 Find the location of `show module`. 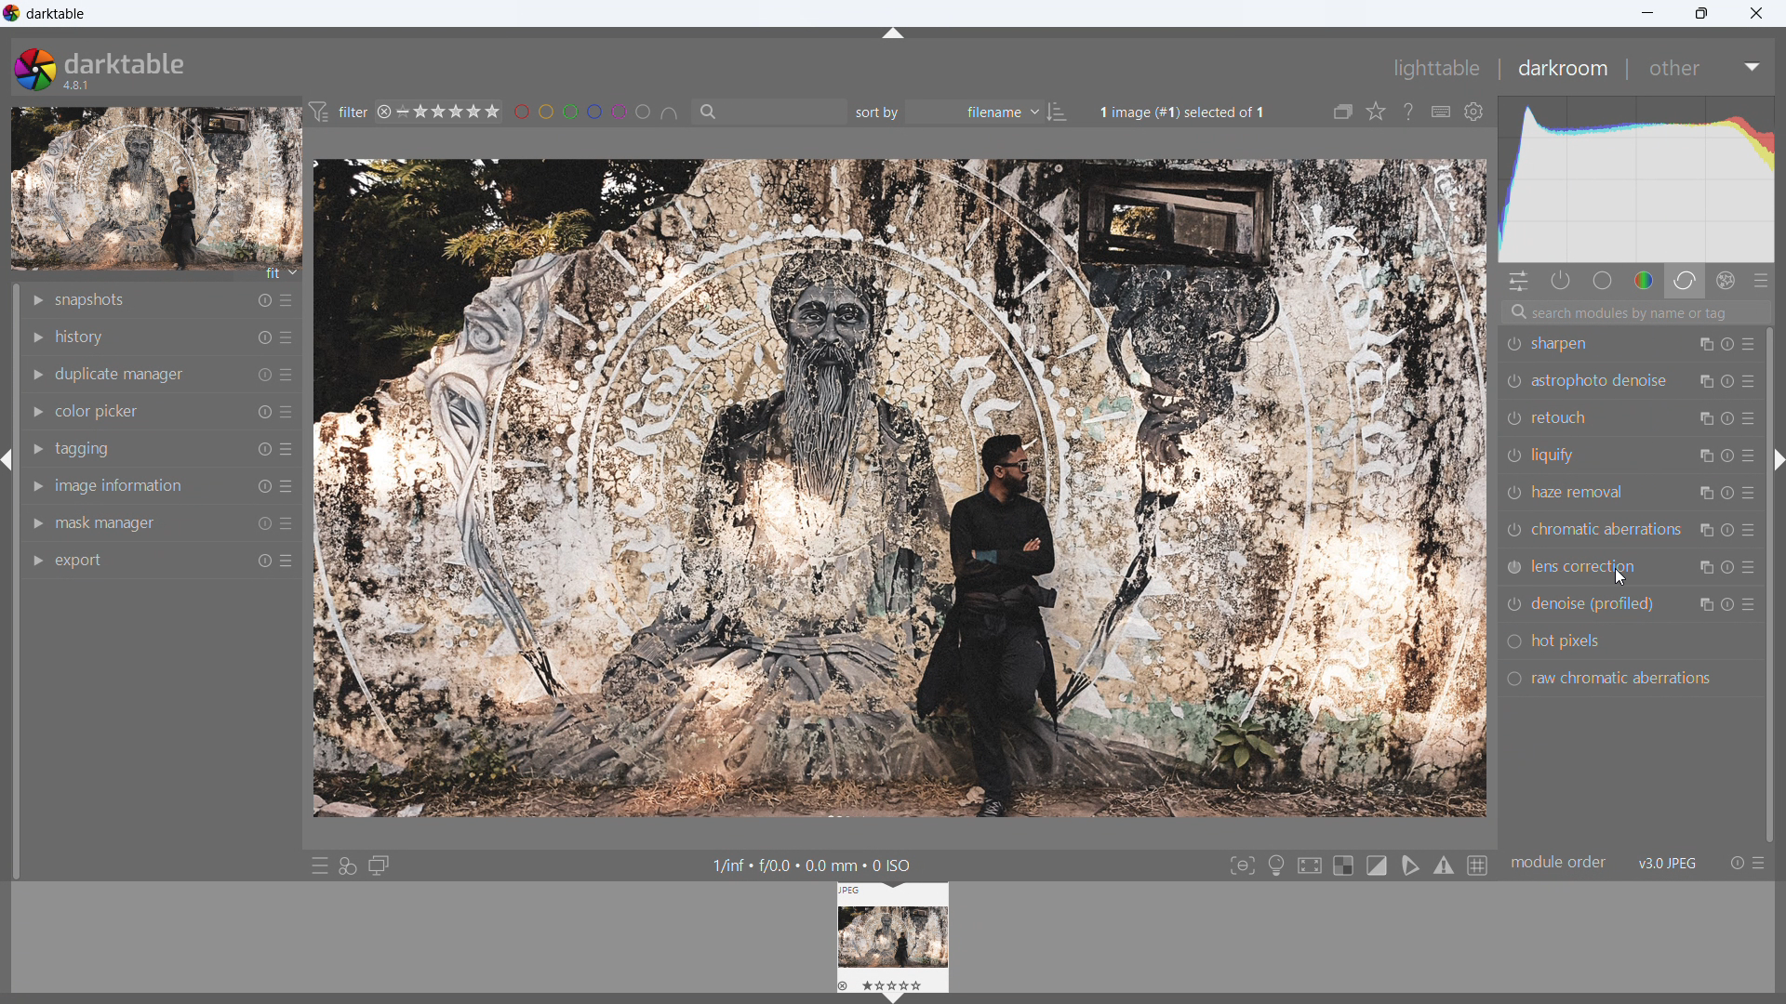

show module is located at coordinates (40, 375).